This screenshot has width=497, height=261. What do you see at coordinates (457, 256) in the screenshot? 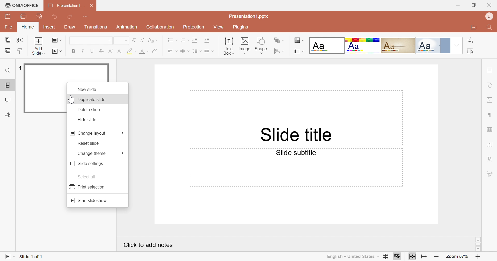
I see `Zoom 57%` at bounding box center [457, 256].